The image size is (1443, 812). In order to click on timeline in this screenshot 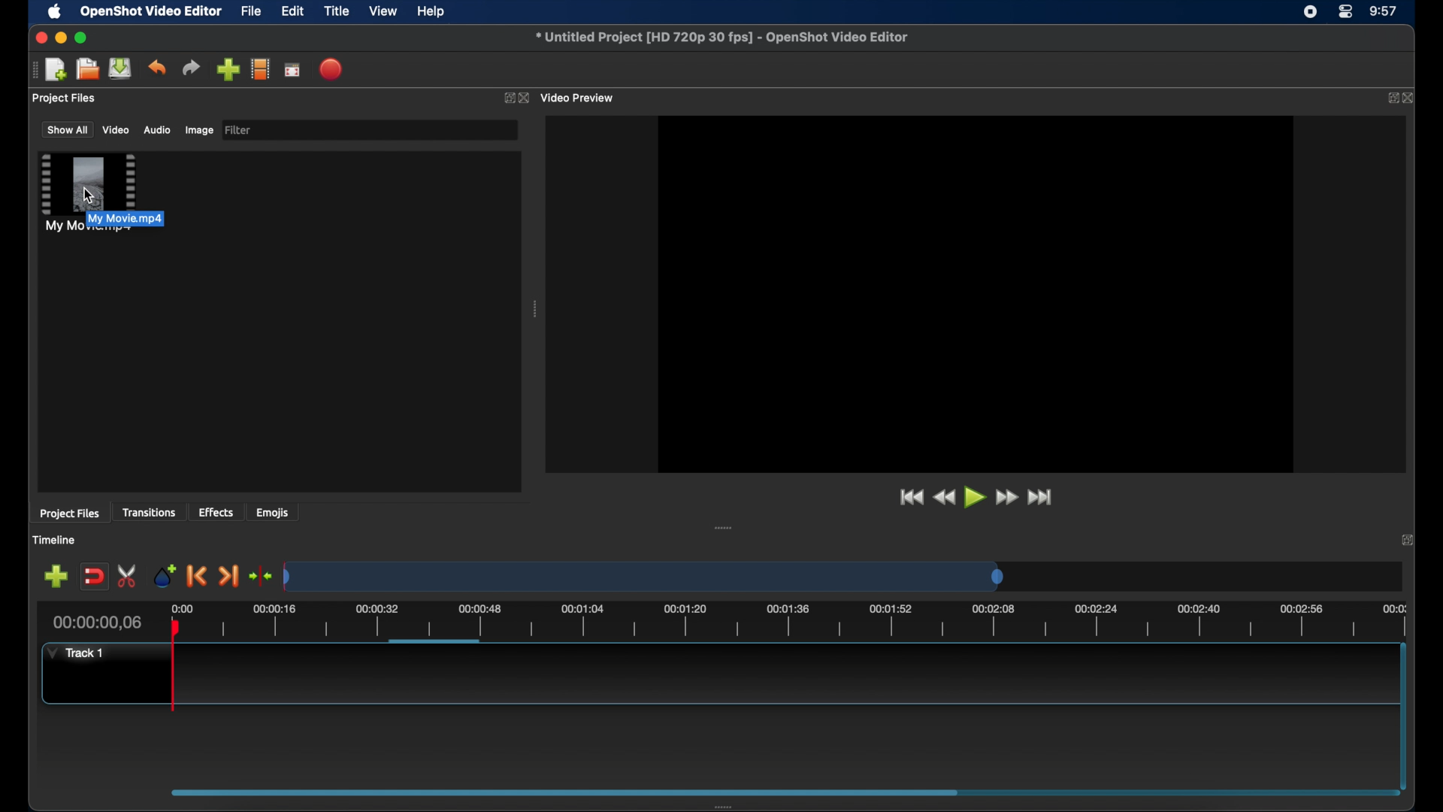, I will do `click(54, 540)`.